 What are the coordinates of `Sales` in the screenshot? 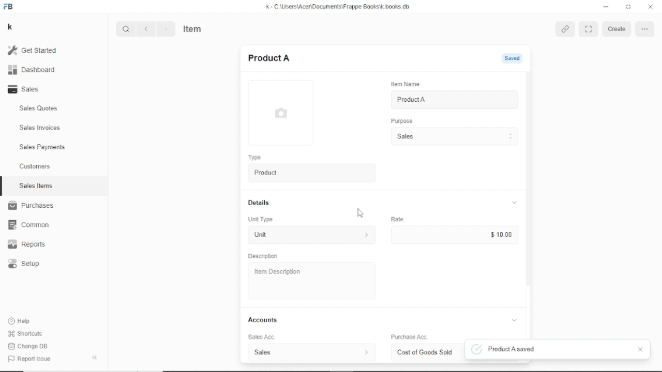 It's located at (454, 136).